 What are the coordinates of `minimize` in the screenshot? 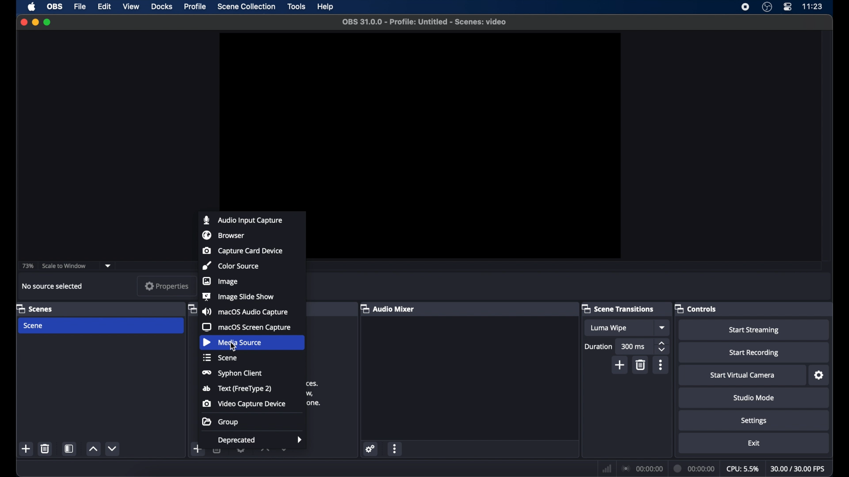 It's located at (35, 22).